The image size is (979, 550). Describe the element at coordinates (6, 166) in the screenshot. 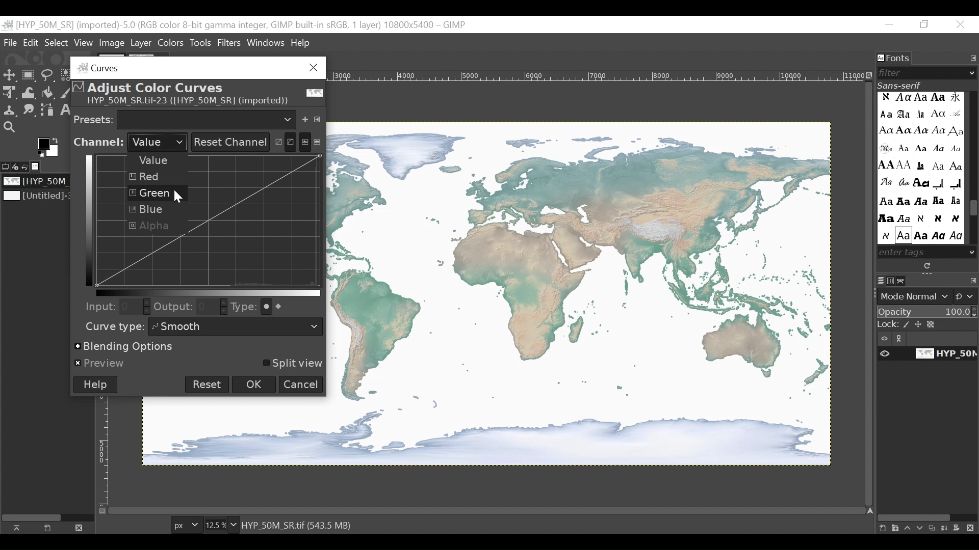

I see `Tool options` at that location.